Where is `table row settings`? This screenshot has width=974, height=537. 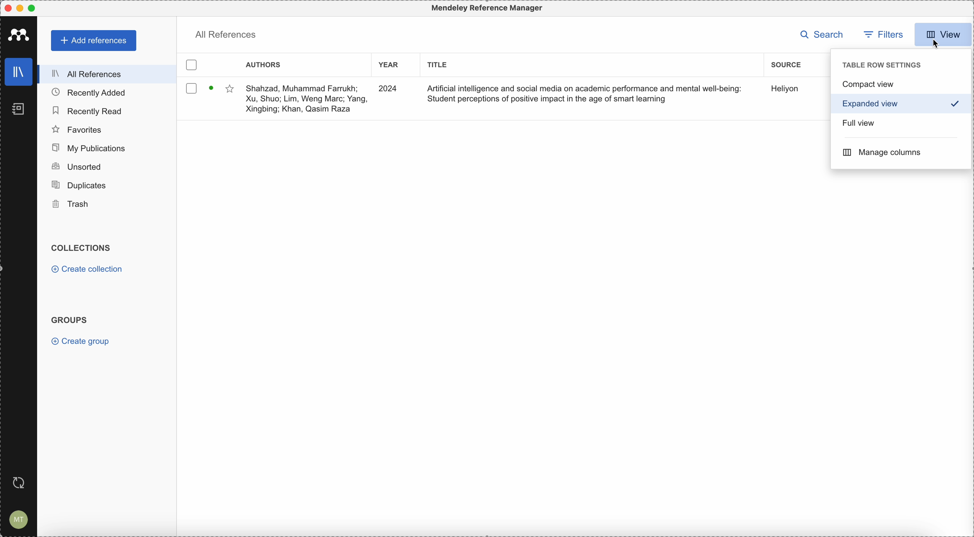 table row settings is located at coordinates (880, 66).